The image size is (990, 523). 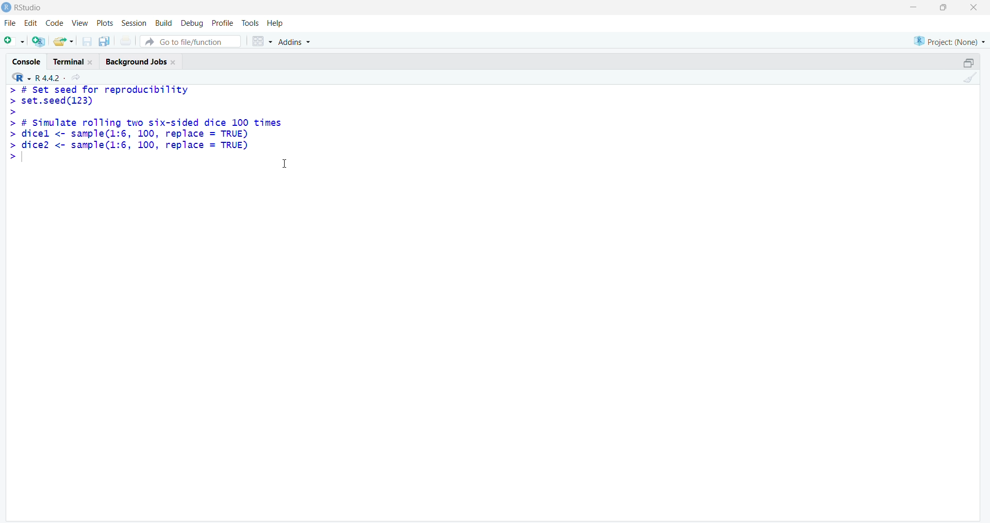 I want to click on add file as, so click(x=15, y=41).